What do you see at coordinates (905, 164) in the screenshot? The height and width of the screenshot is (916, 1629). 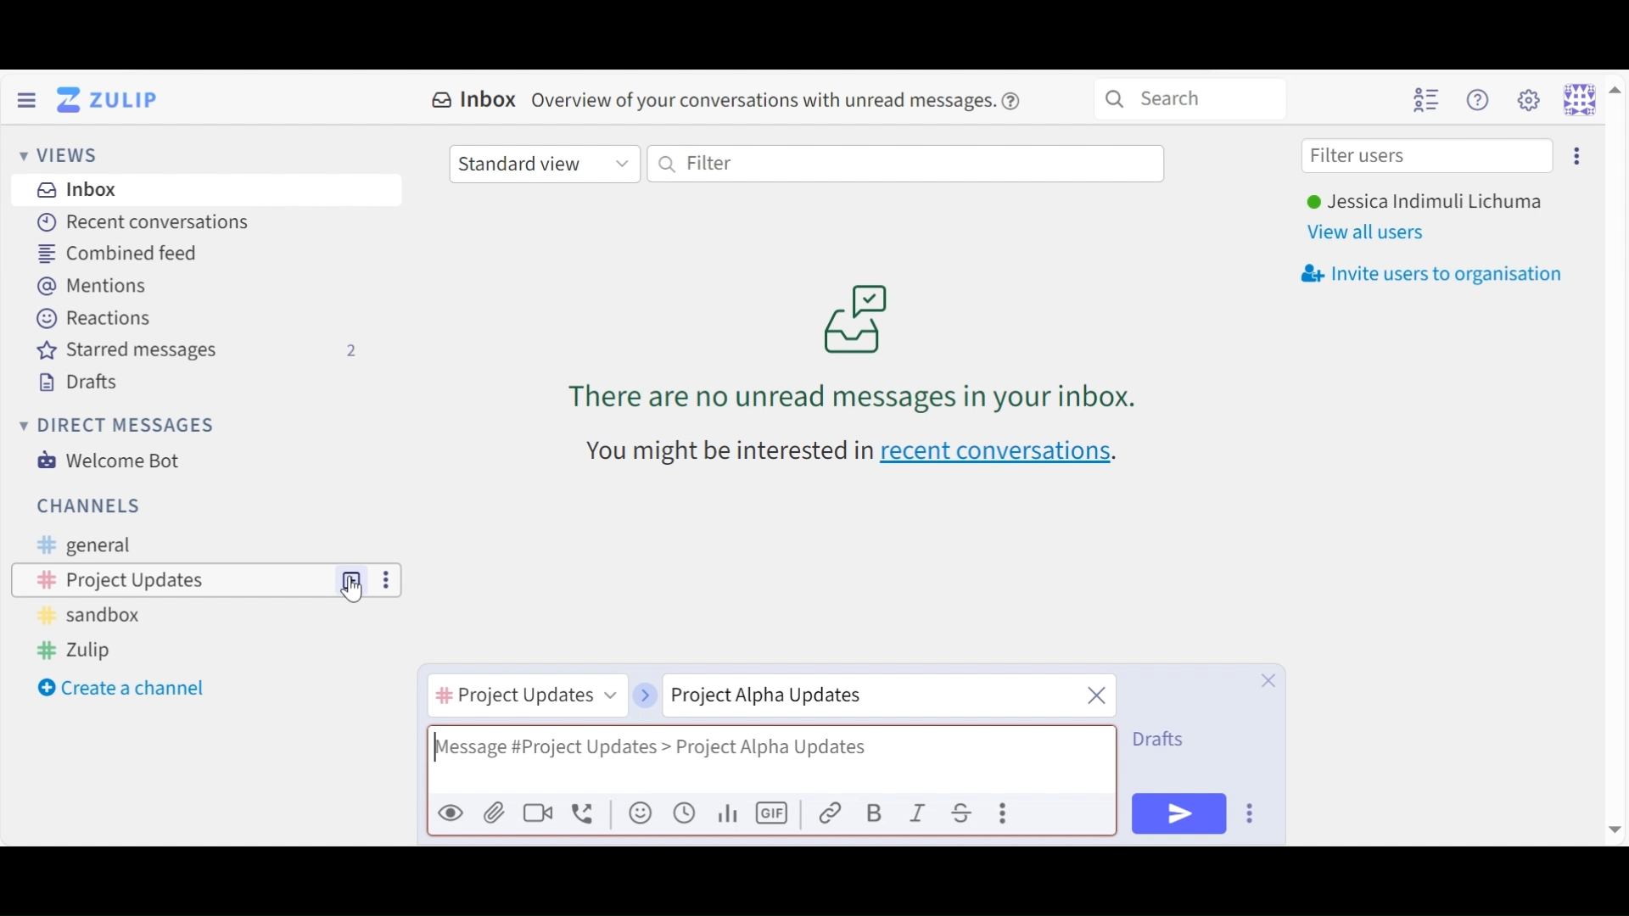 I see `Filter` at bounding box center [905, 164].